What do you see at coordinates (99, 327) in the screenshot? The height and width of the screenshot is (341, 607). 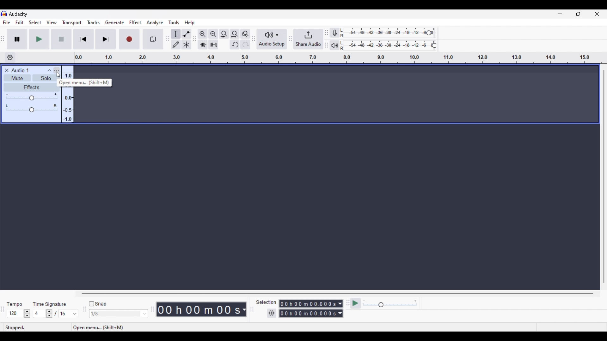 I see `Open menu... (Shift+M)` at bounding box center [99, 327].